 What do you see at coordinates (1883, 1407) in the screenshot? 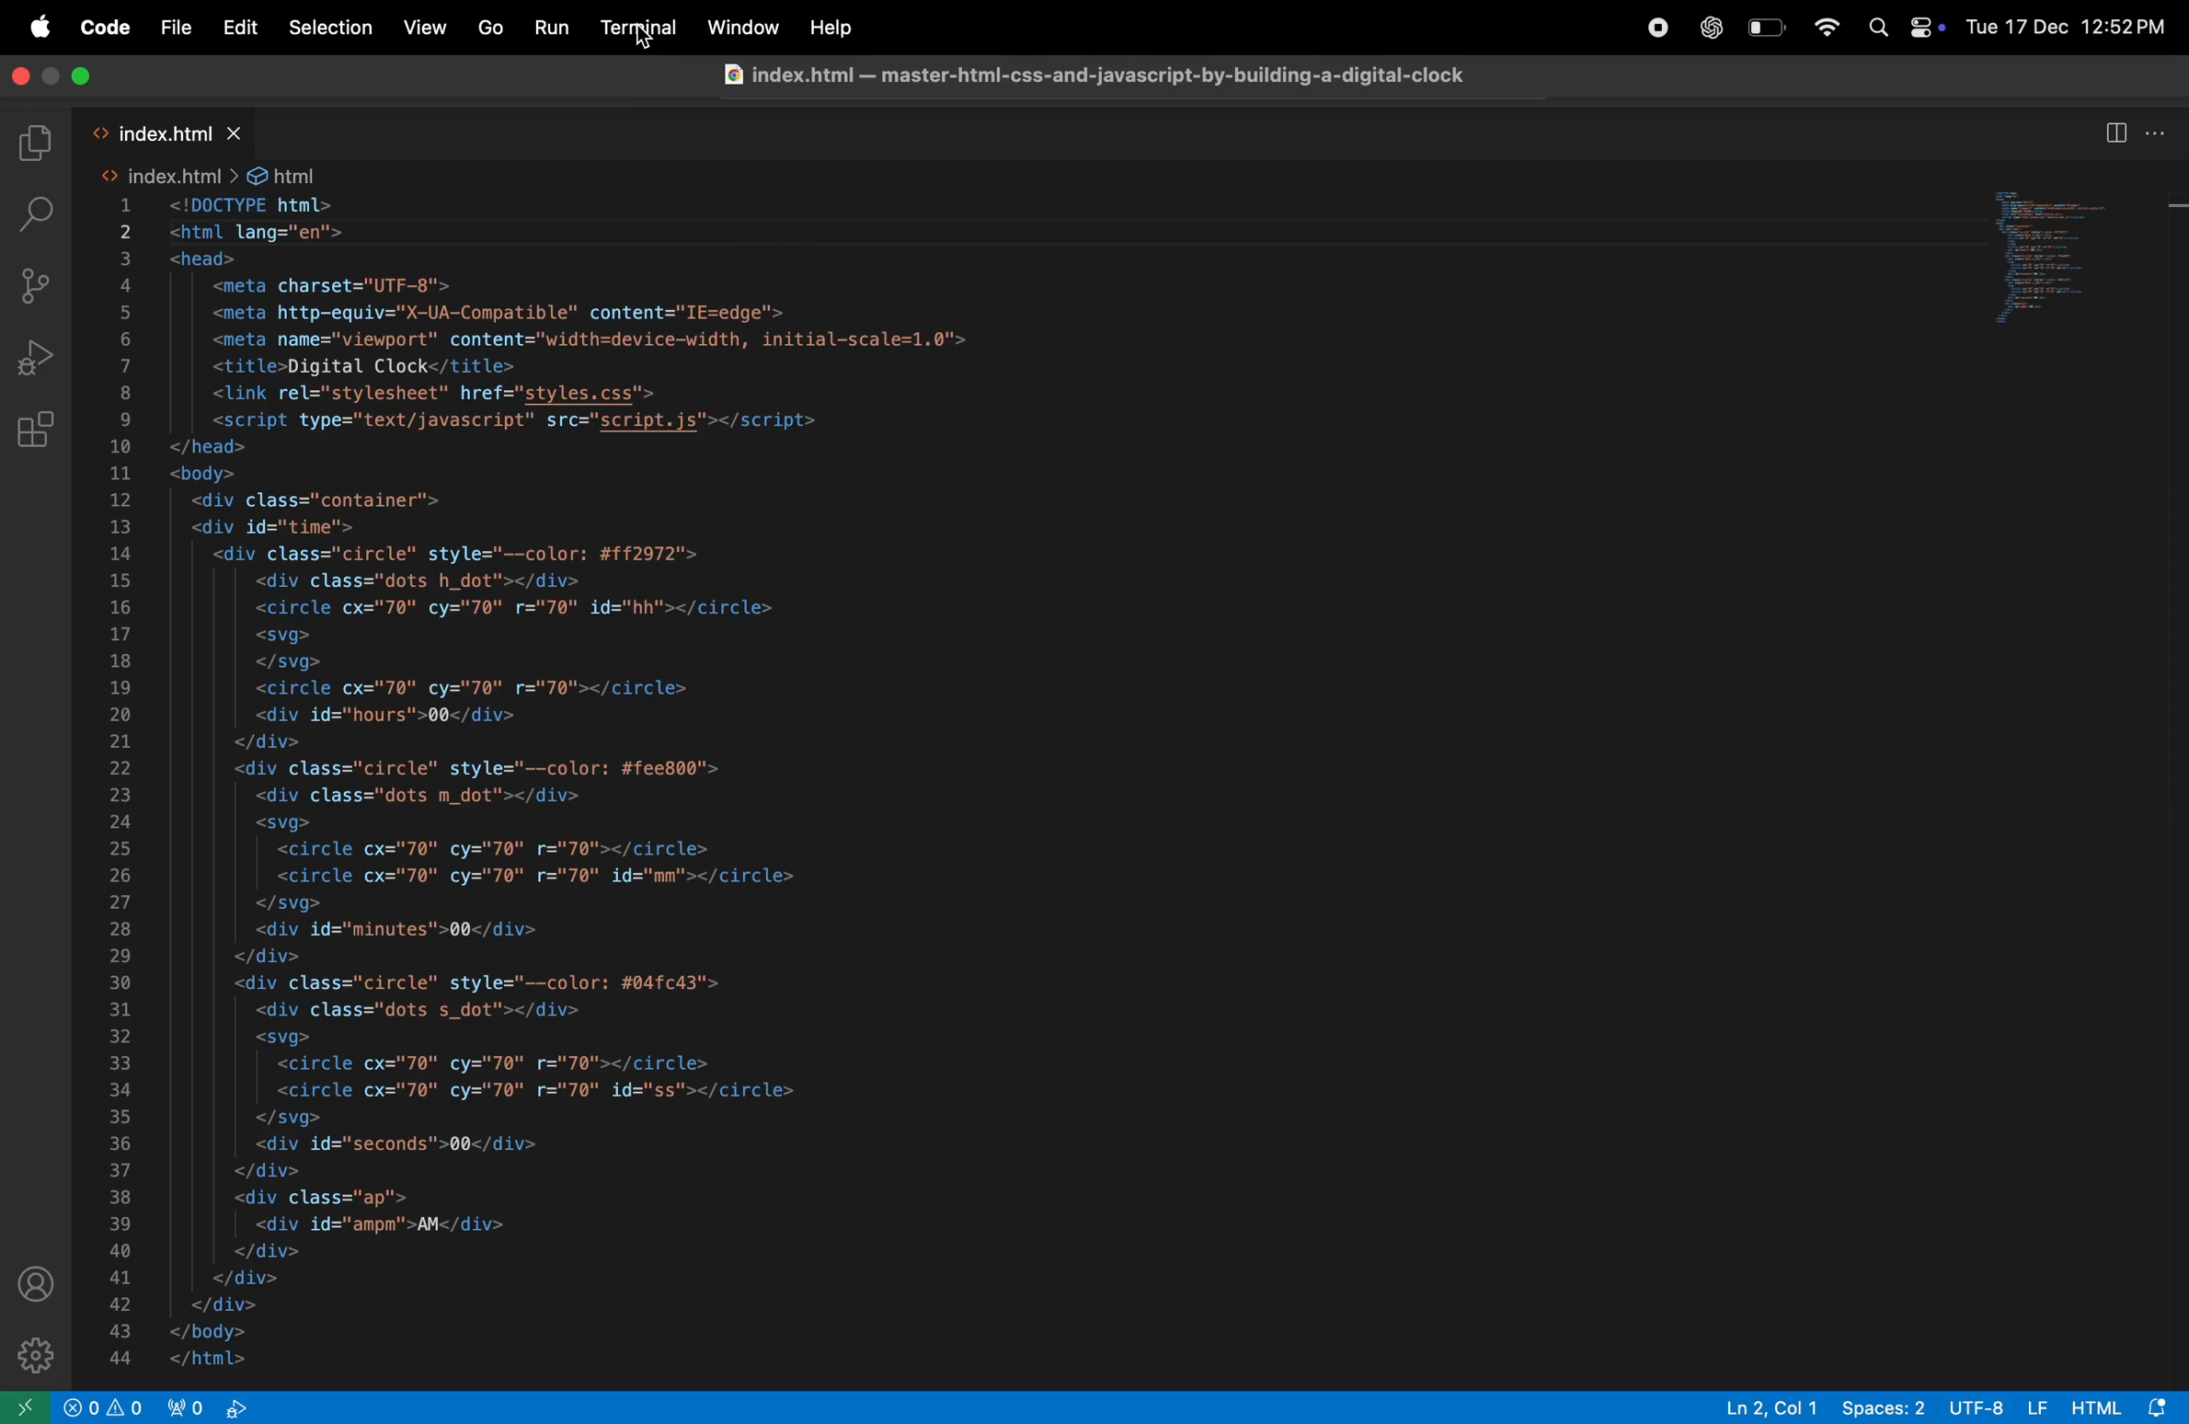
I see `spaces: 2` at bounding box center [1883, 1407].